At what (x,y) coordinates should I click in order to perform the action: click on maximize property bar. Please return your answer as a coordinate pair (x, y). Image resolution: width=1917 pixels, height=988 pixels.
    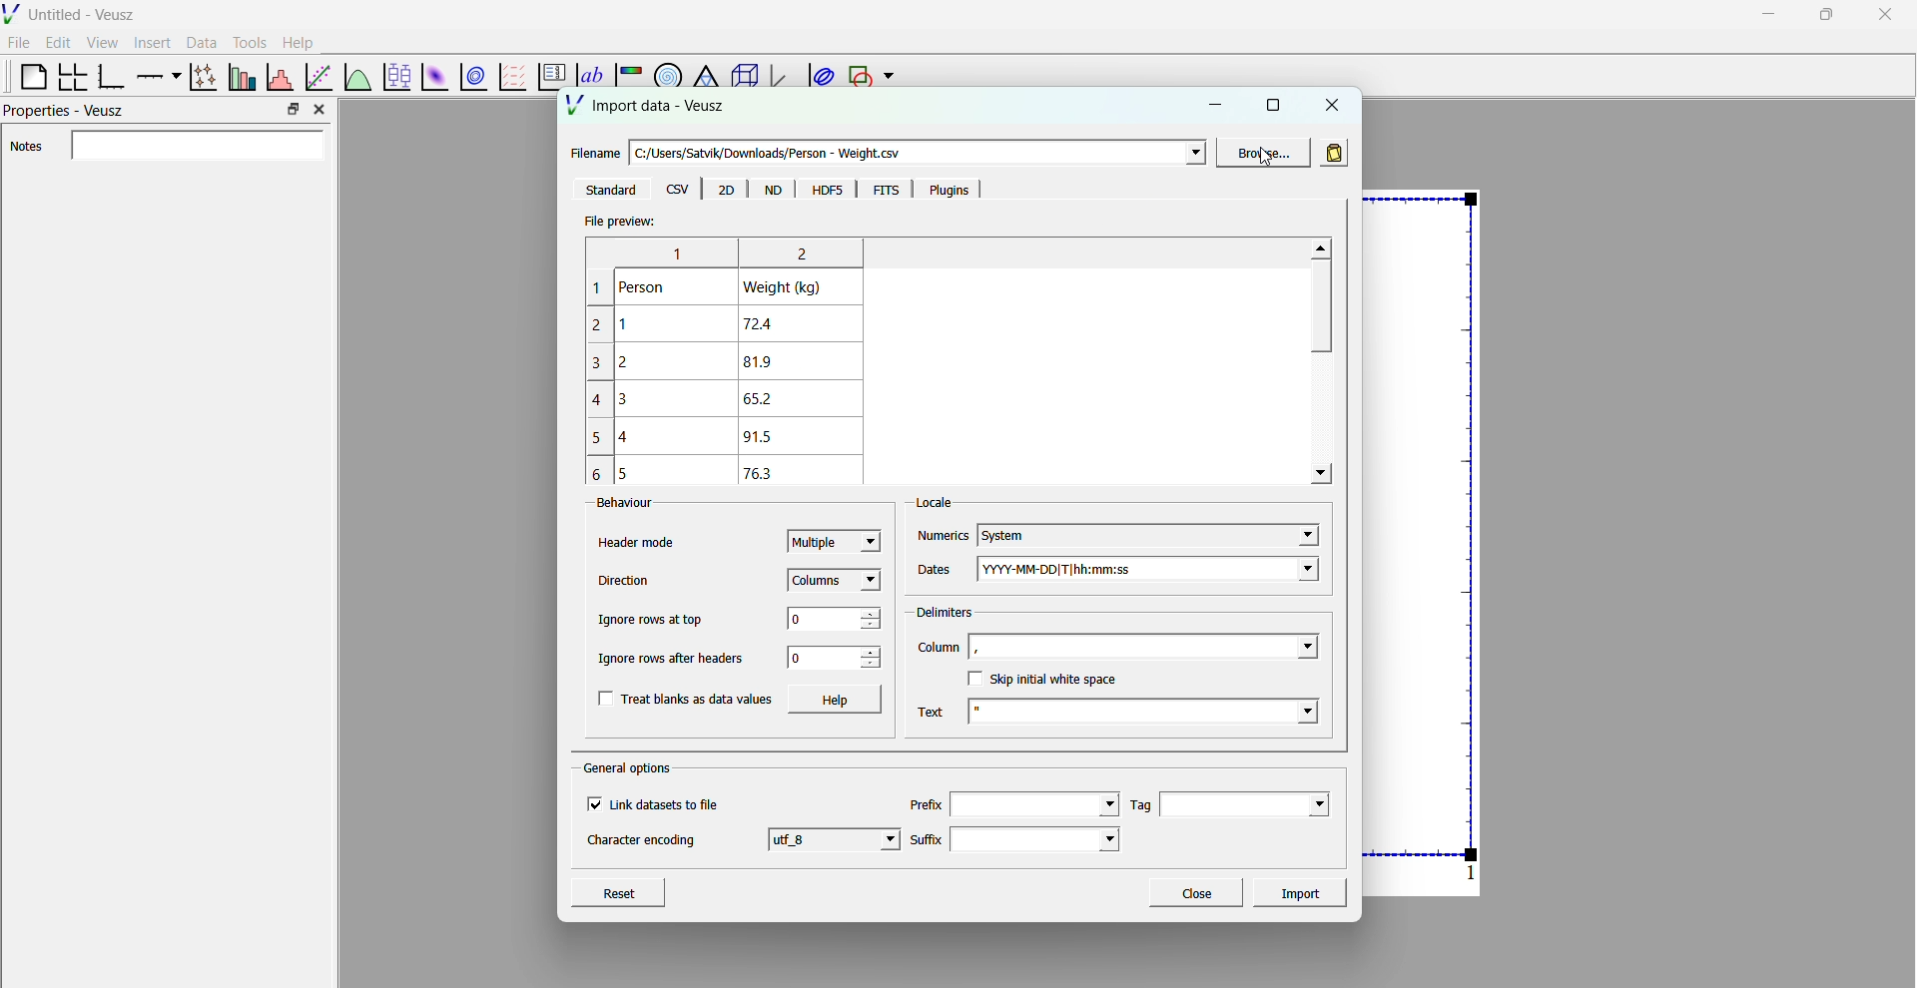
    Looking at the image, I should click on (294, 110).